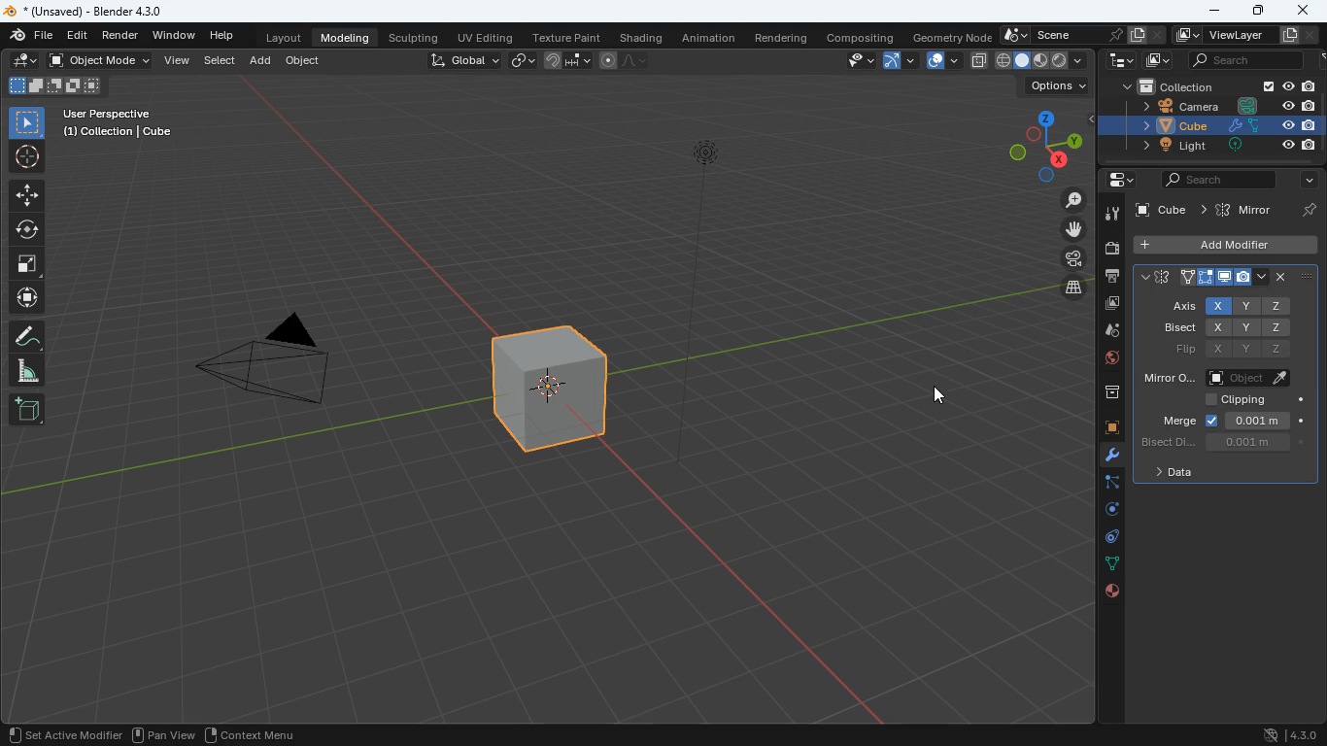 This screenshot has height=746, width=1327. What do you see at coordinates (1111, 216) in the screenshot?
I see `tools` at bounding box center [1111, 216].